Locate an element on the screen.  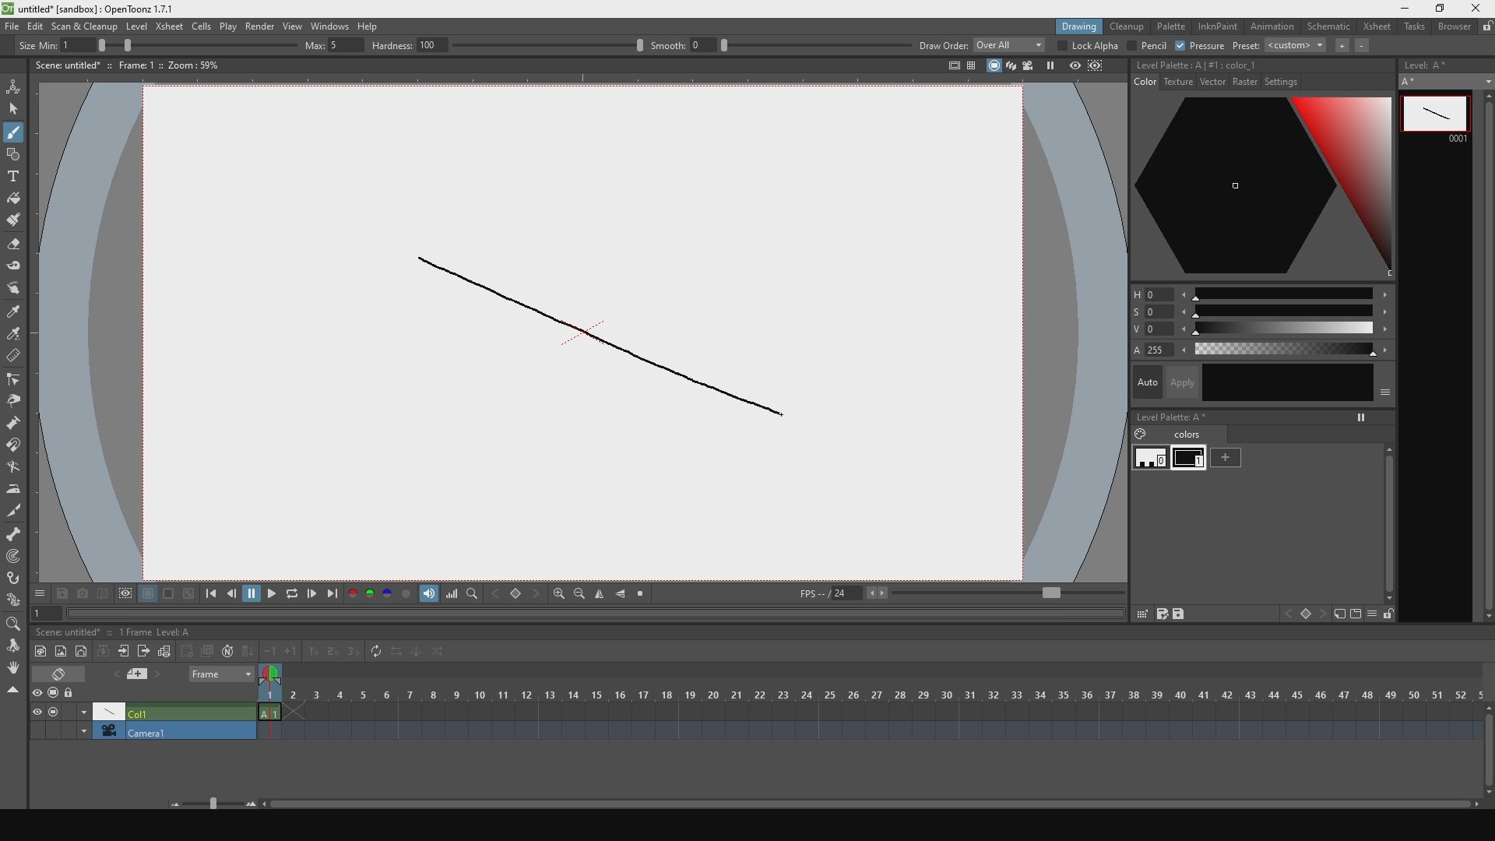
colors is located at coordinates (1183, 435).